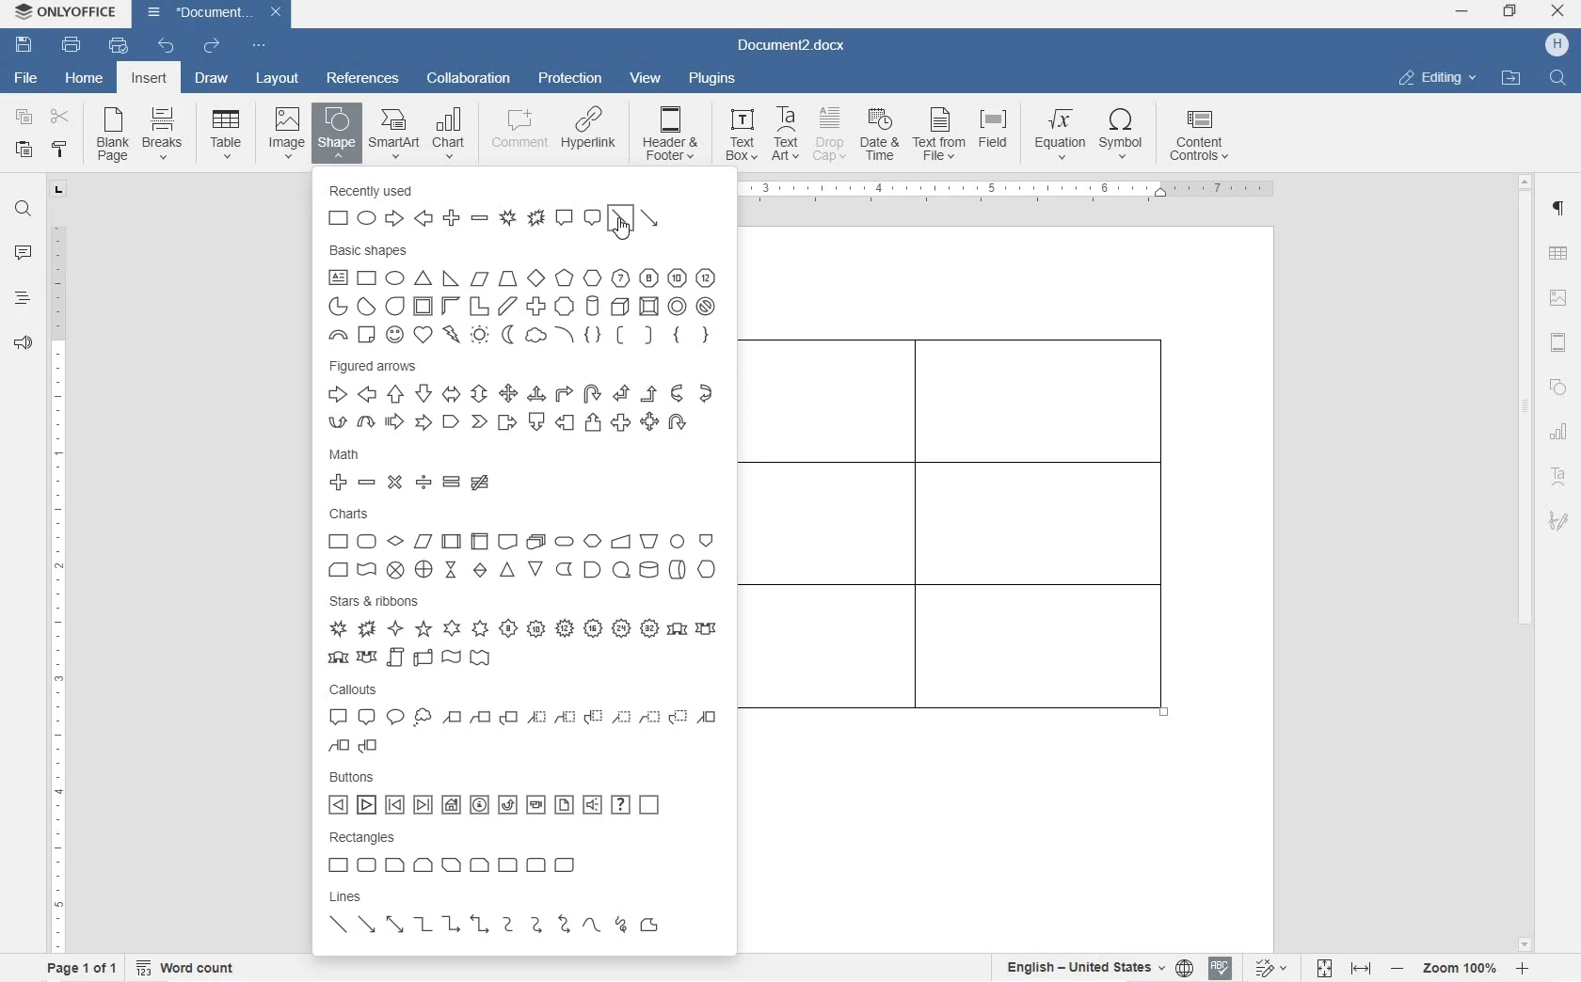 Image resolution: width=1581 pixels, height=982 pixels. Describe the element at coordinates (519, 135) in the screenshot. I see `COMMENT` at that location.